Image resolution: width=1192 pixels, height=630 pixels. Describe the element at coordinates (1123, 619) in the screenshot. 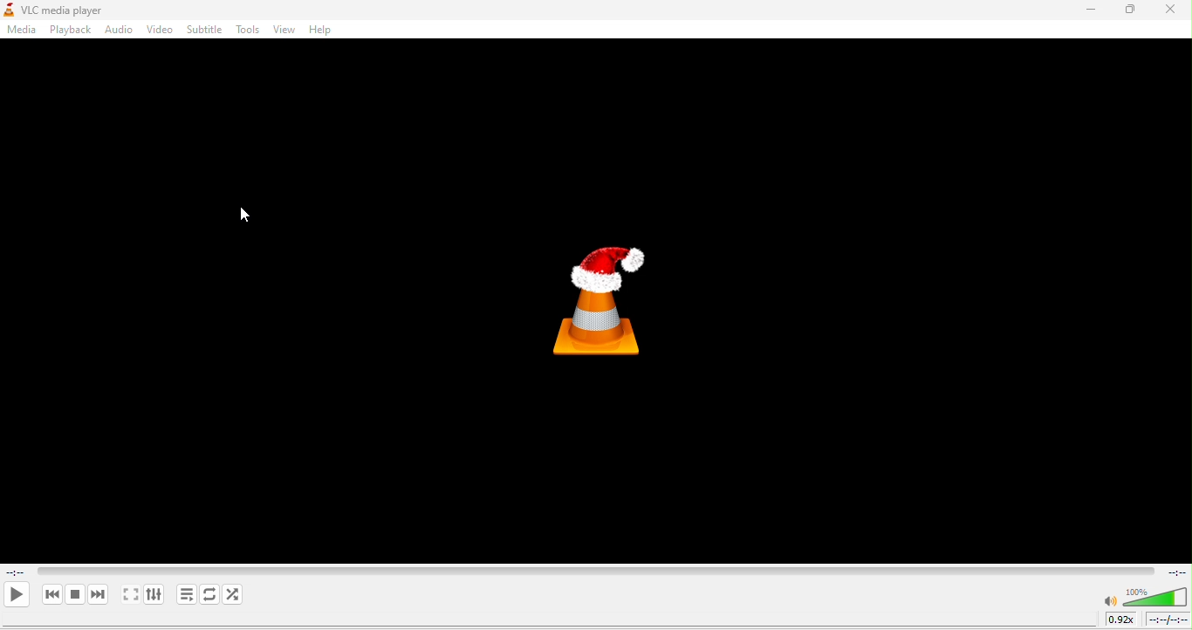

I see `0.92x` at that location.